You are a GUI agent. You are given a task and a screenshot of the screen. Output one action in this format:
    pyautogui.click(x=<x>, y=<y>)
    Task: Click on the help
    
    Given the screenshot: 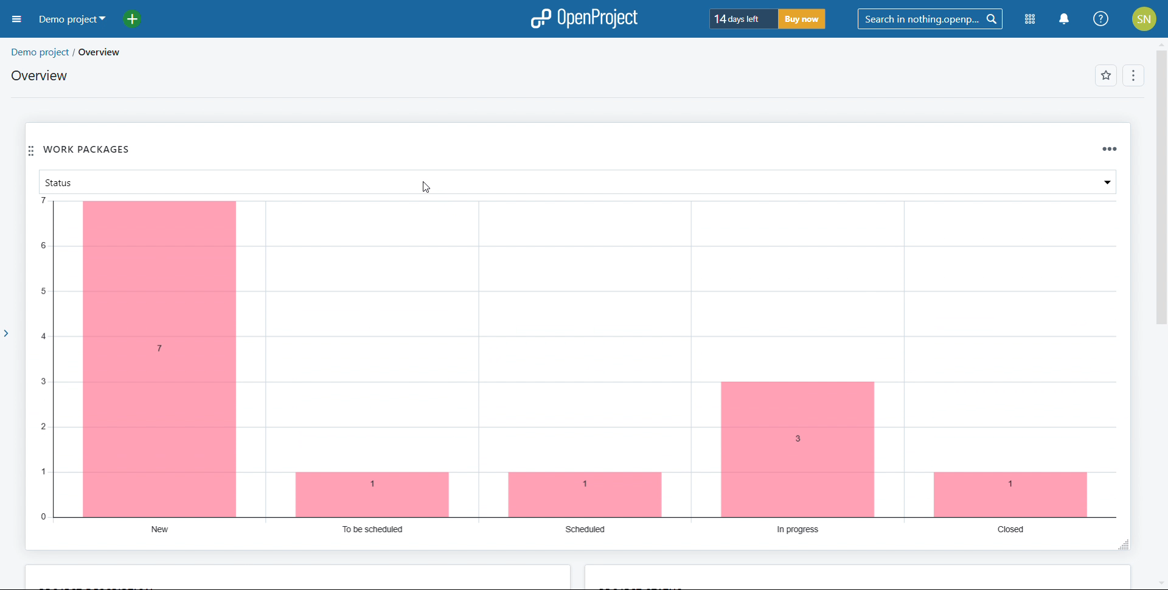 What is the action you would take?
    pyautogui.click(x=1100, y=19)
    